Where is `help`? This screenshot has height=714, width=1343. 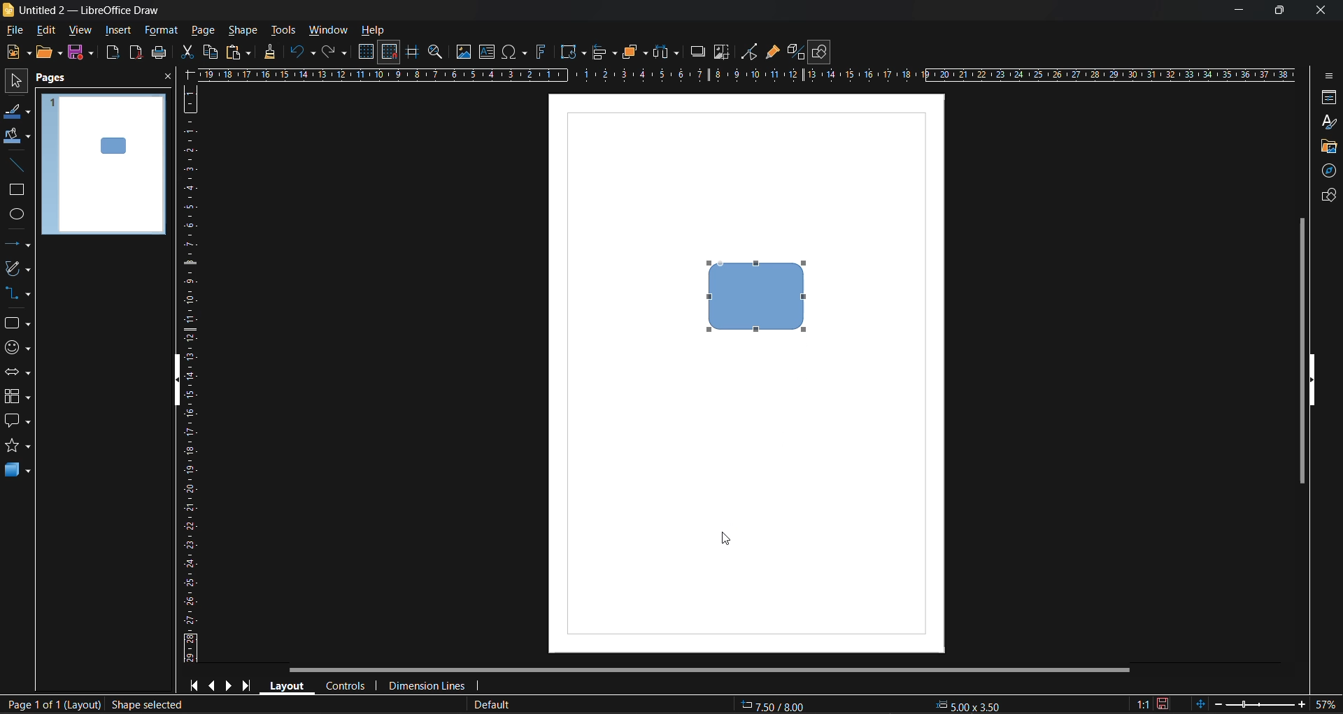 help is located at coordinates (374, 31).